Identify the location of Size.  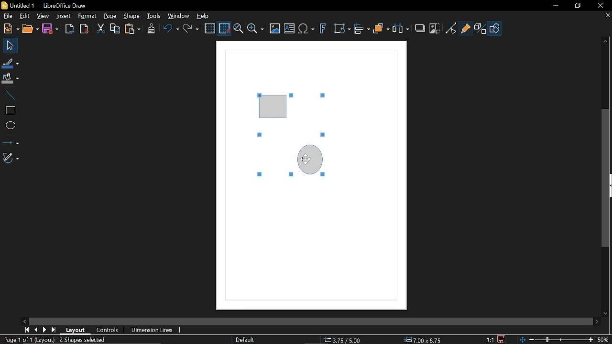
(426, 340).